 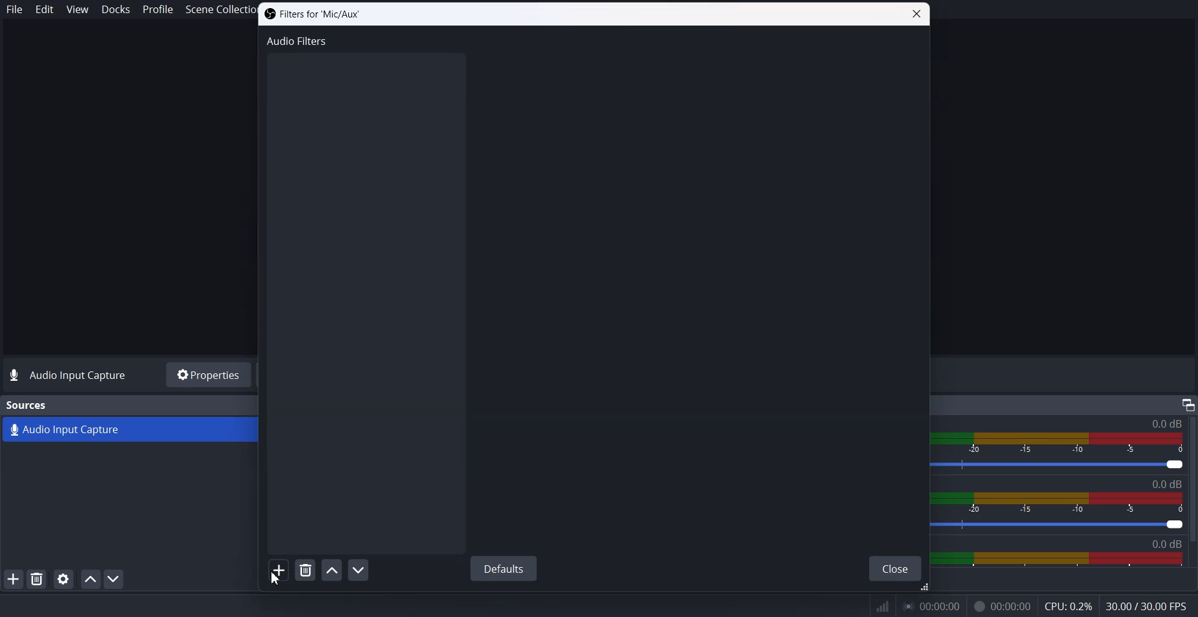 I want to click on Edit, so click(x=45, y=9).